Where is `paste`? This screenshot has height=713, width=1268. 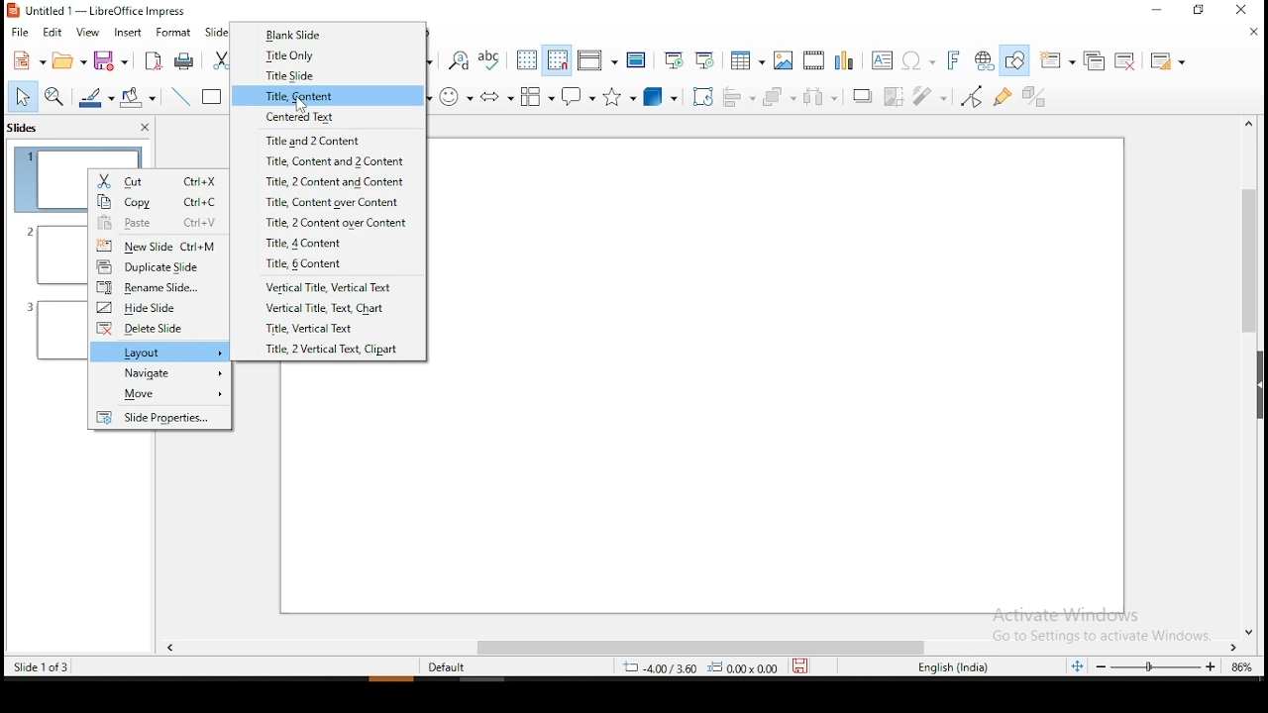 paste is located at coordinates (158, 222).